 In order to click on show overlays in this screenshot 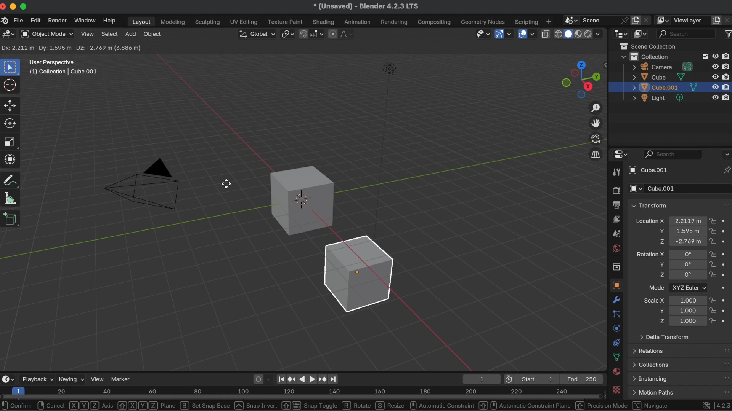, I will do `click(522, 33)`.